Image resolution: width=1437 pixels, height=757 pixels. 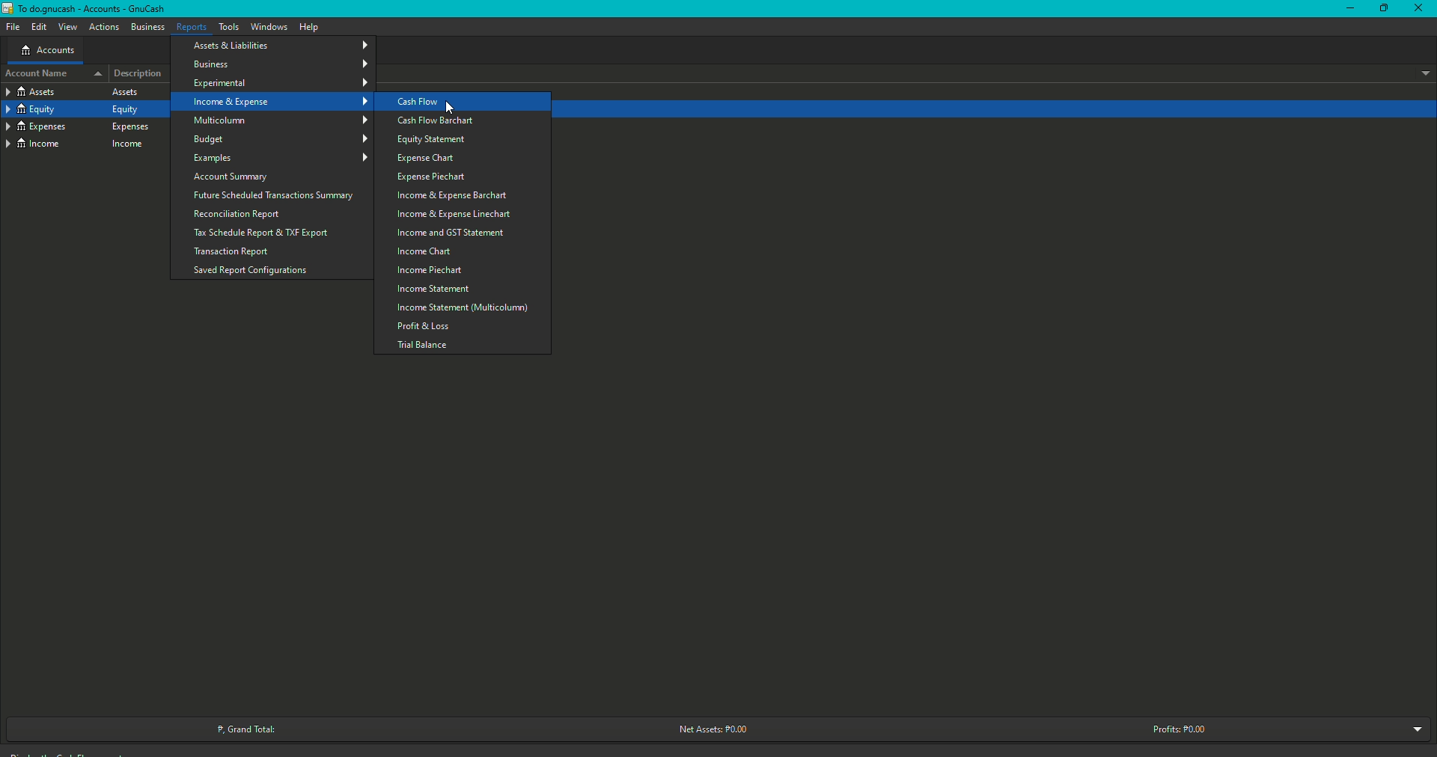 I want to click on Trial balance, so click(x=423, y=344).